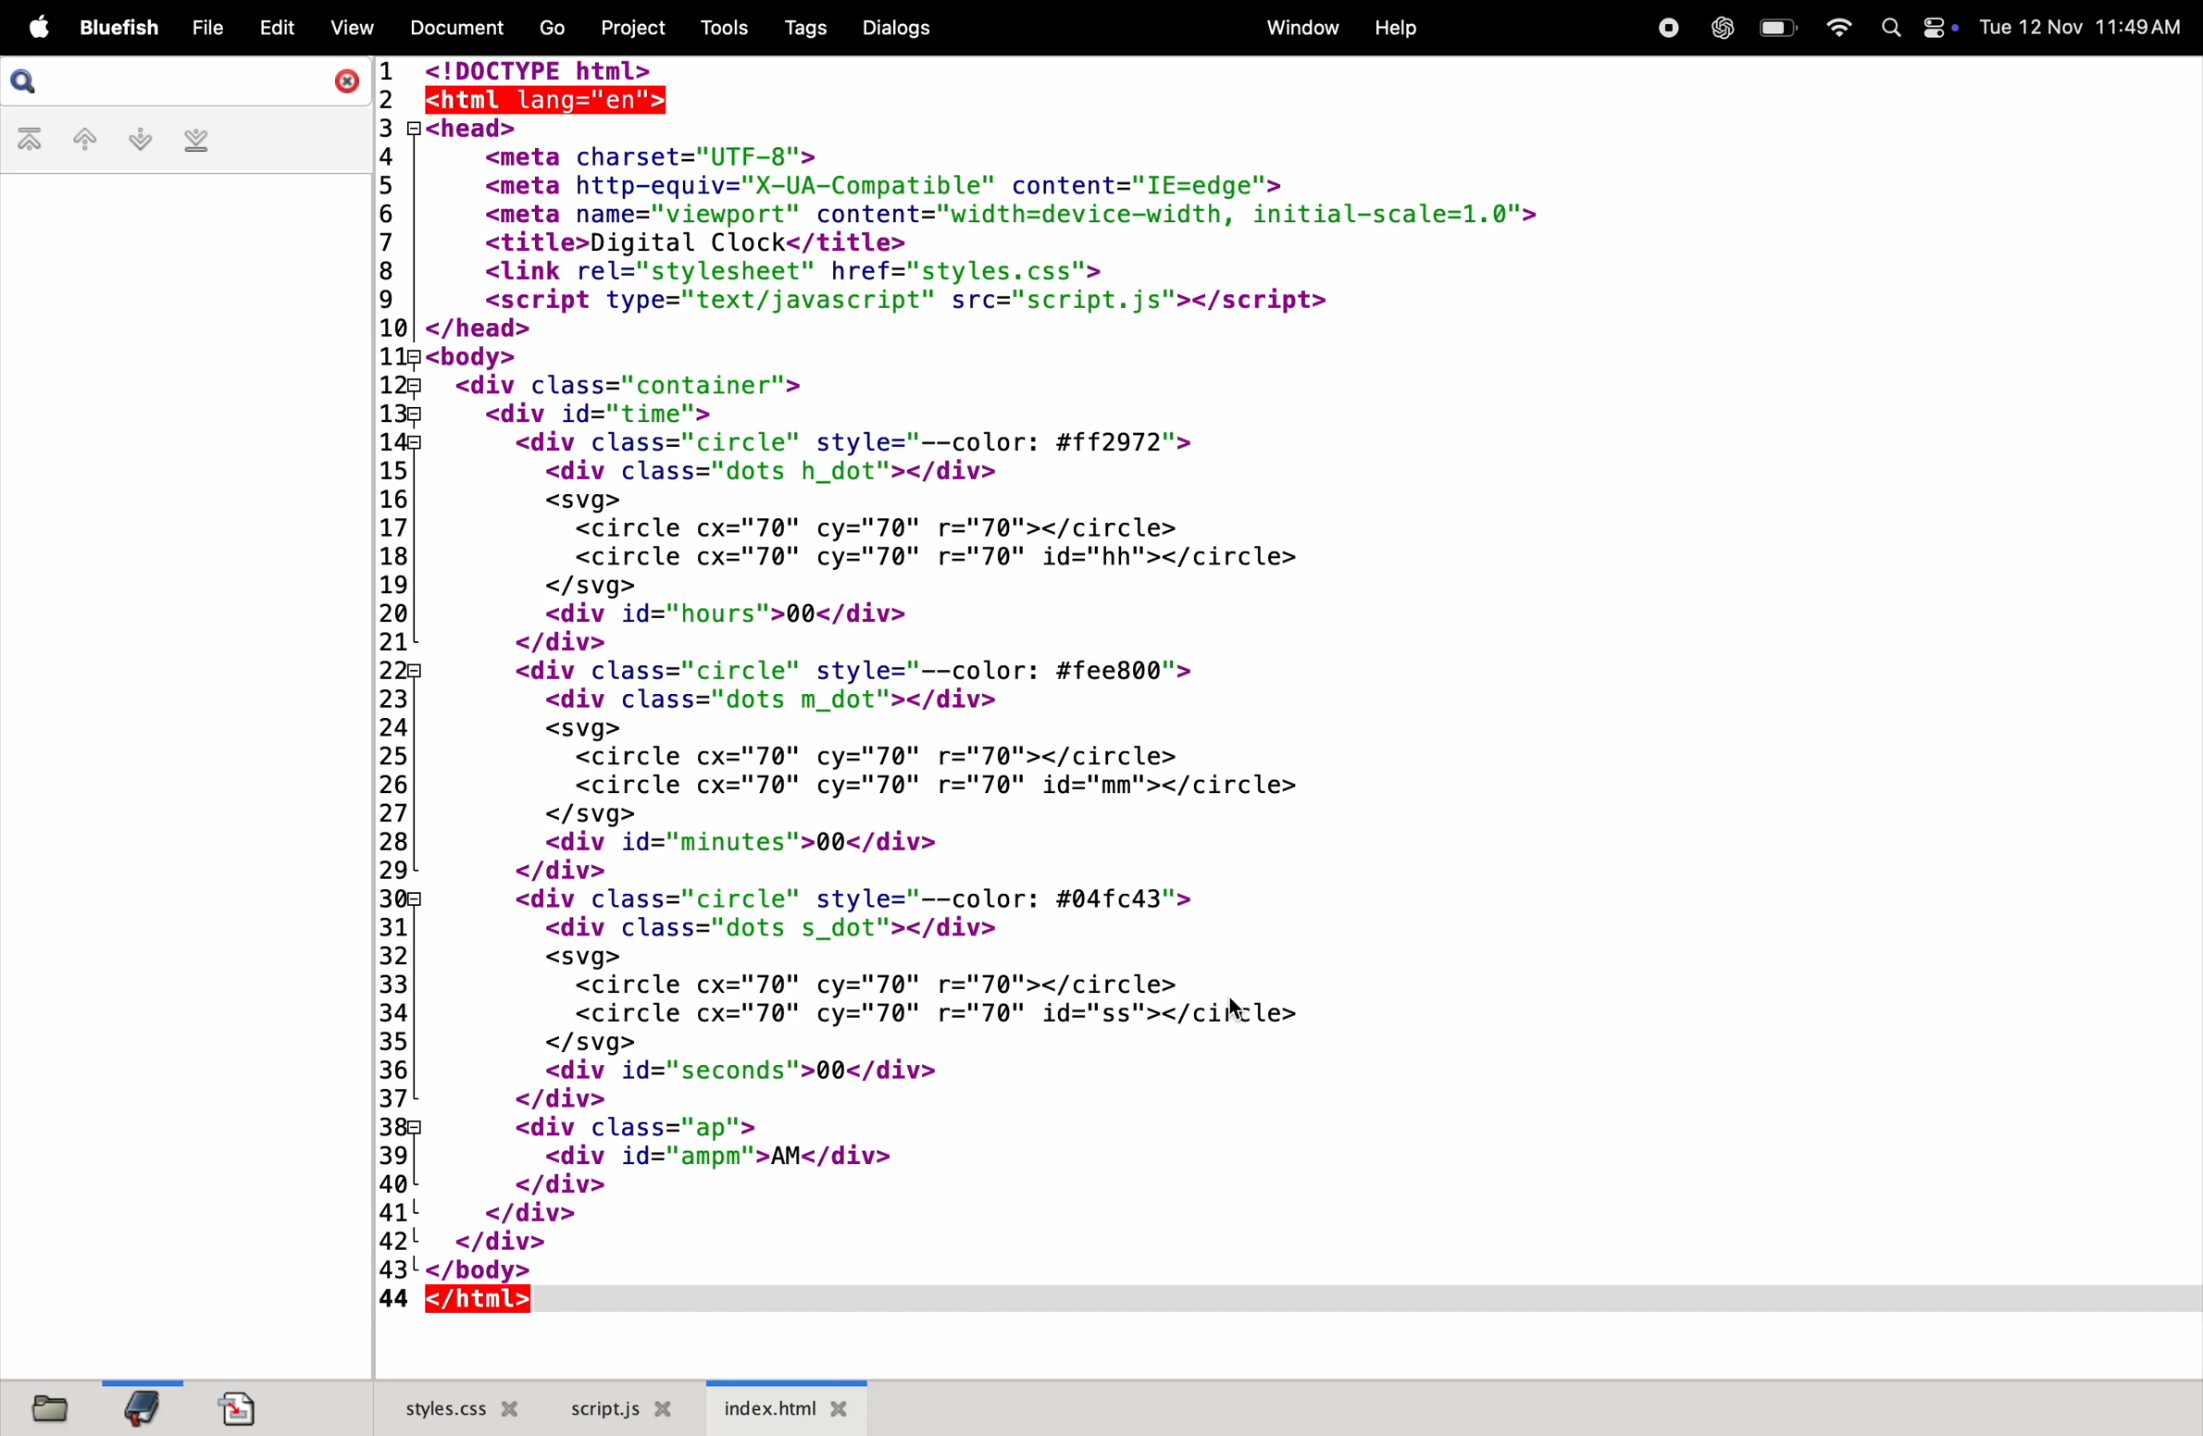 This screenshot has height=1436, width=2203. What do you see at coordinates (1395, 31) in the screenshot?
I see `help` at bounding box center [1395, 31].